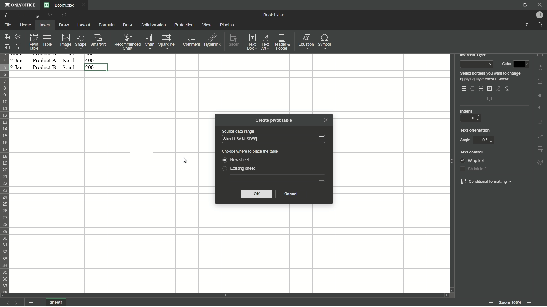  I want to click on book1.xlsx, so click(275, 15).